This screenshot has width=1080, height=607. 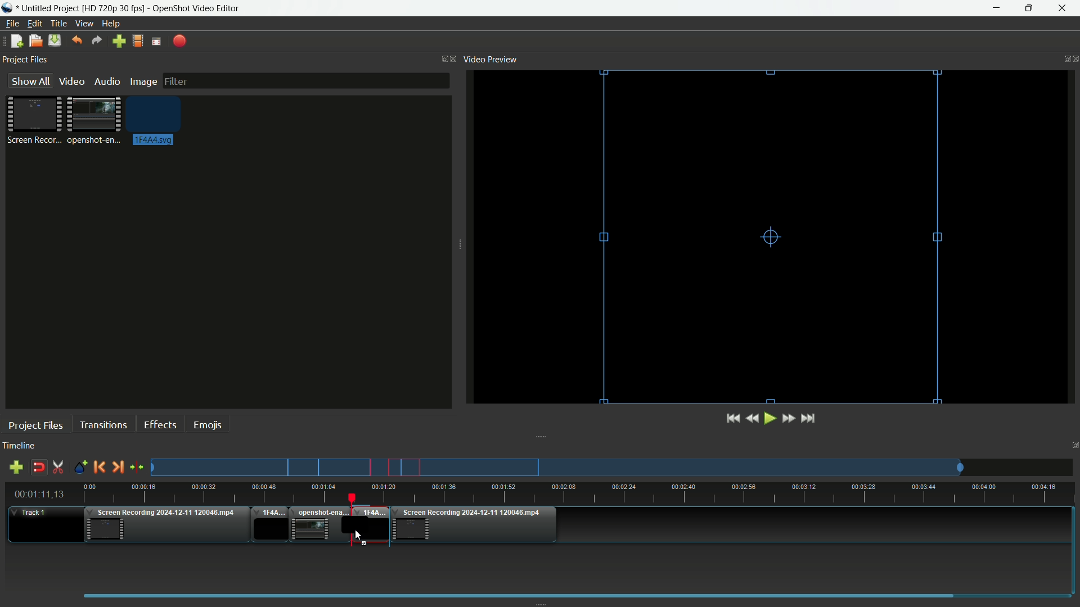 What do you see at coordinates (99, 467) in the screenshot?
I see `Previous marker` at bounding box center [99, 467].